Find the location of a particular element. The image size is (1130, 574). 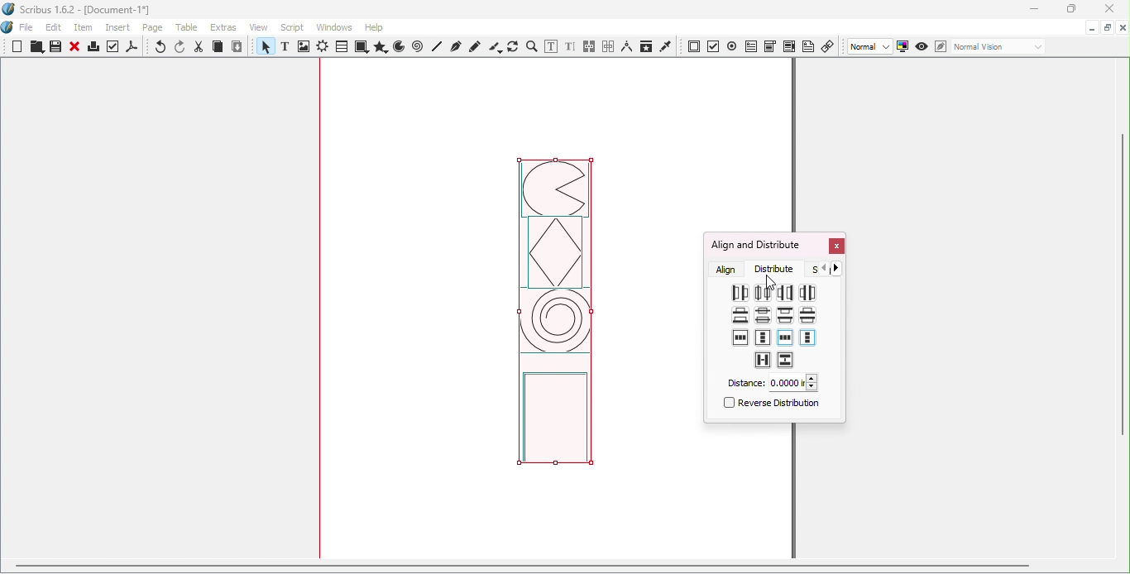

Measurements is located at coordinates (626, 46).